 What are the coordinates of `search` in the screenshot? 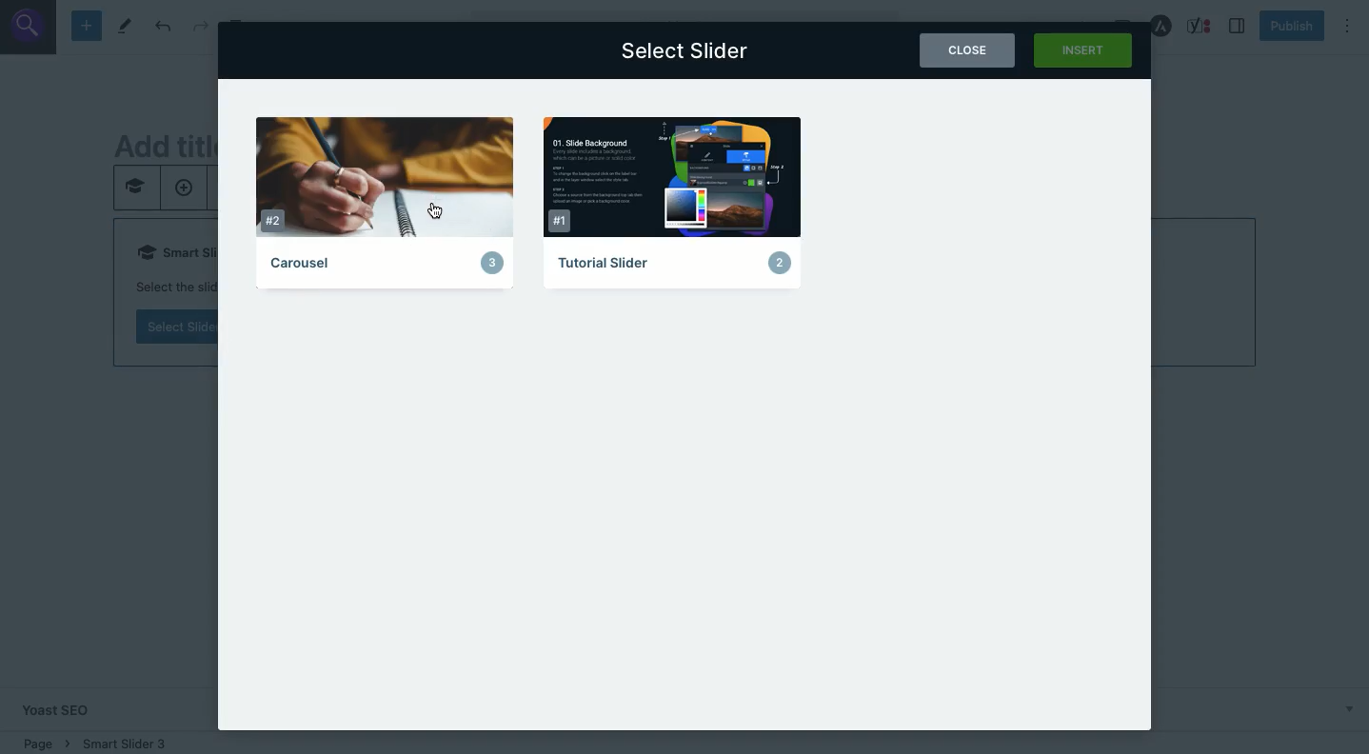 It's located at (30, 26).